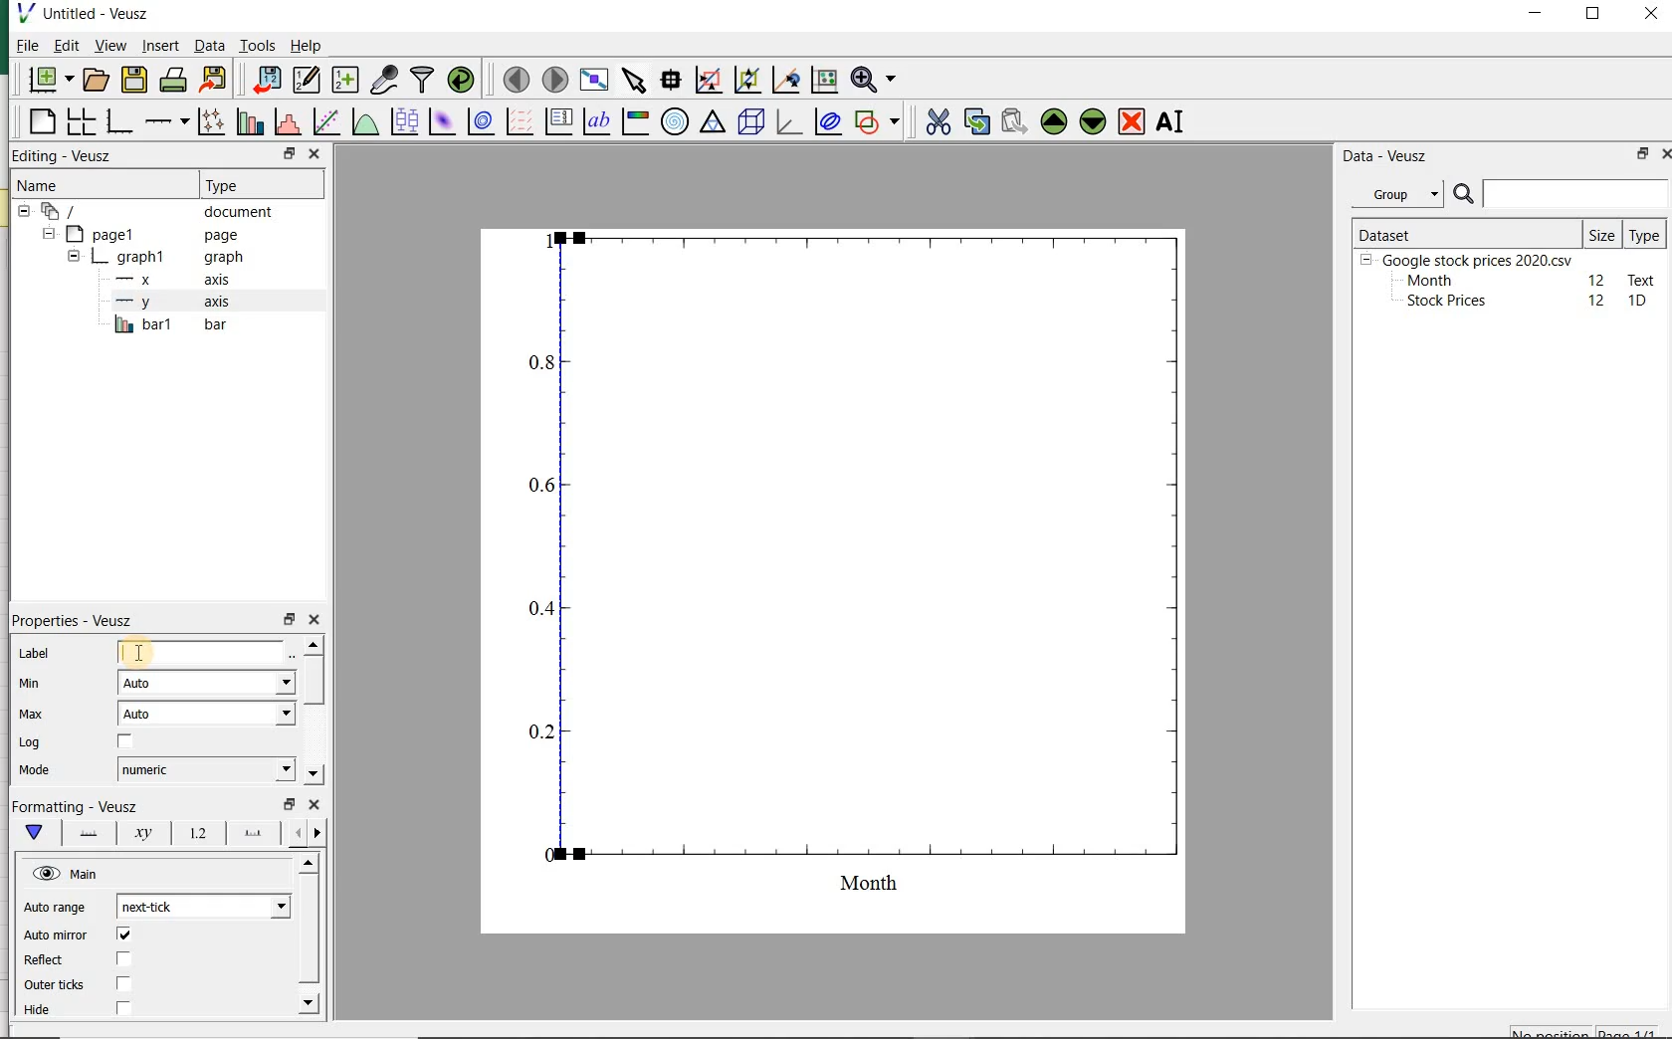 This screenshot has height=1039, width=1672. What do you see at coordinates (975, 122) in the screenshot?
I see `copy the selected widget` at bounding box center [975, 122].